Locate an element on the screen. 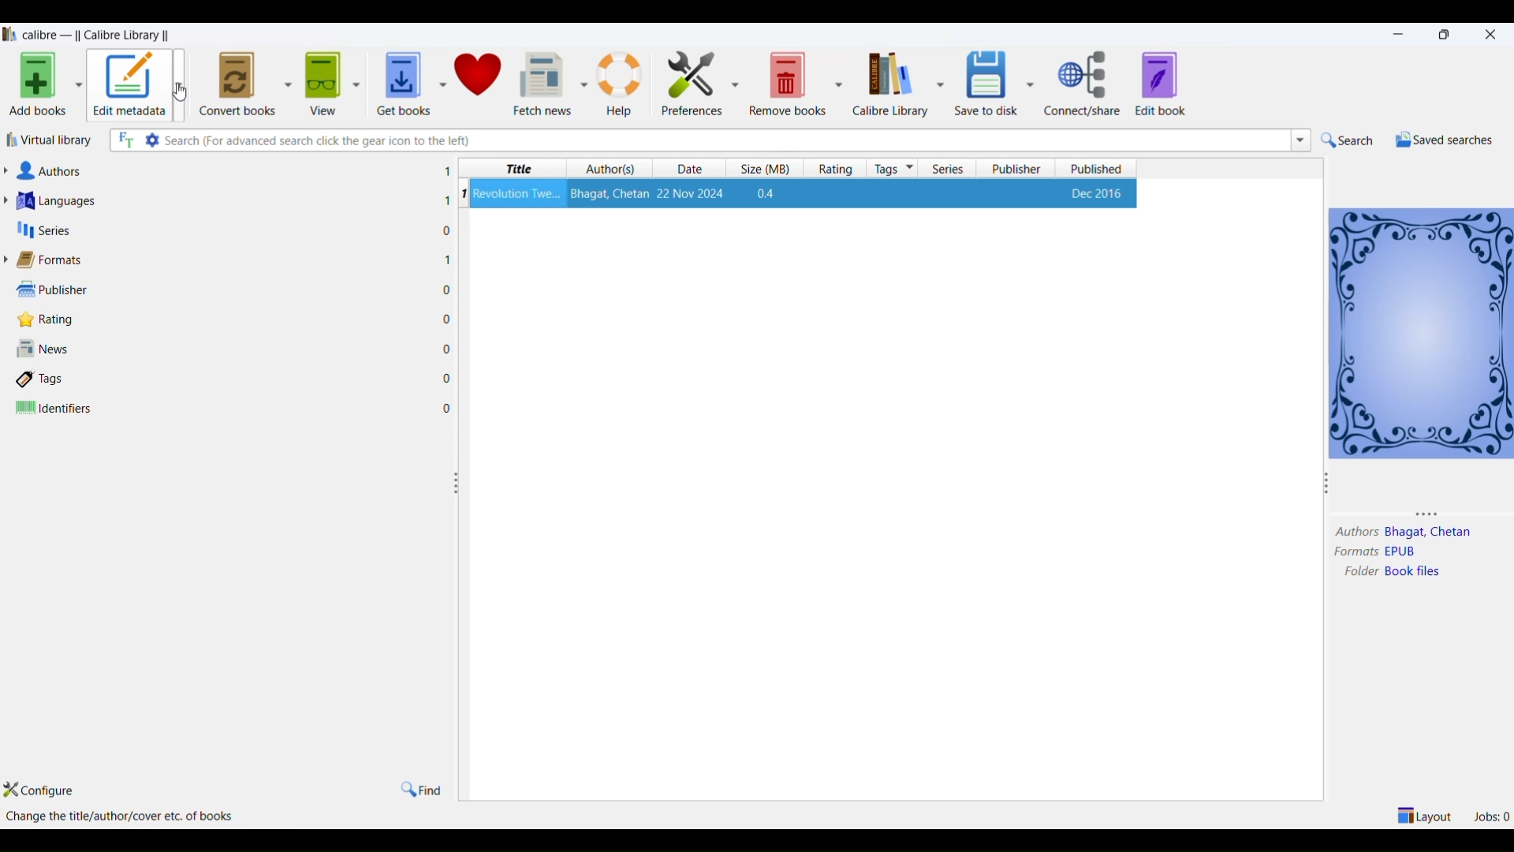  0 is located at coordinates (447, 378).